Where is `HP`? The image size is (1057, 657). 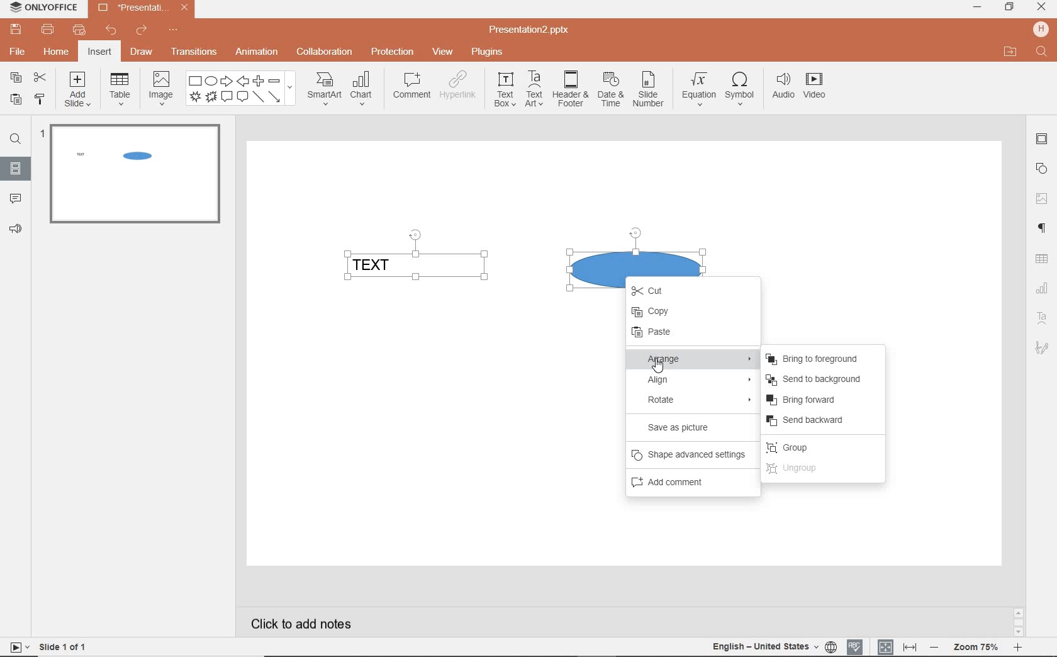 HP is located at coordinates (1042, 29).